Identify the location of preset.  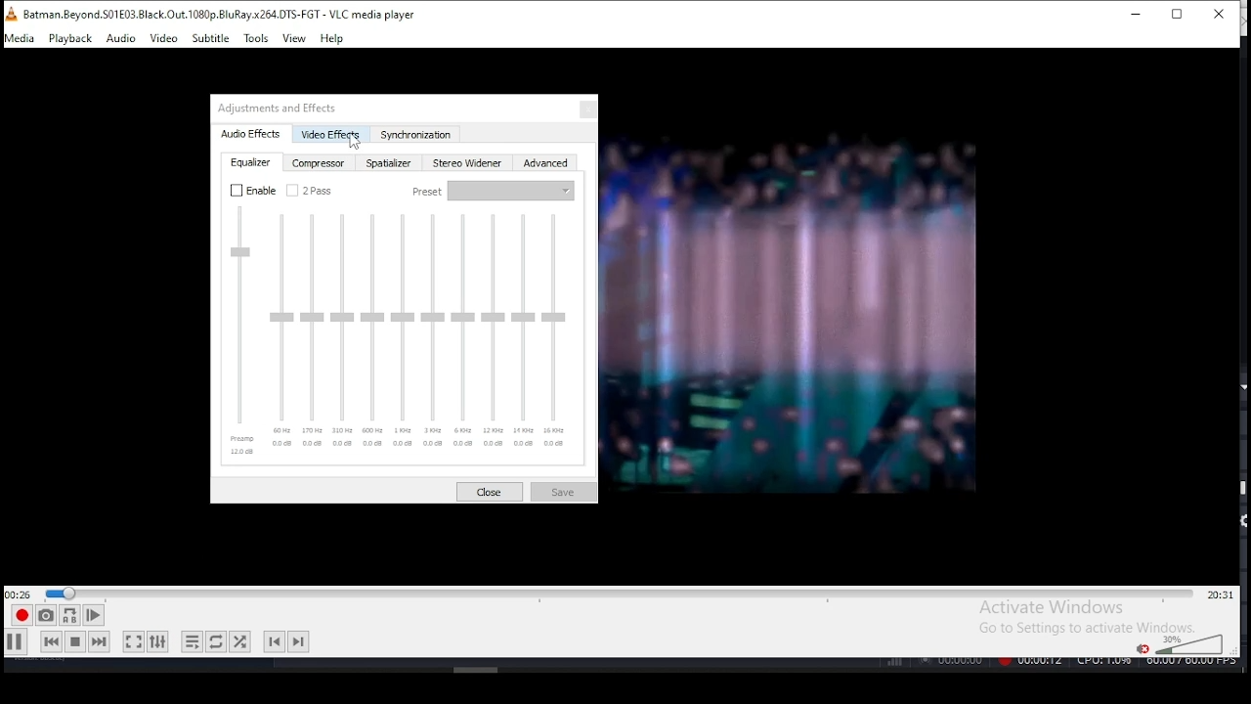
(491, 192).